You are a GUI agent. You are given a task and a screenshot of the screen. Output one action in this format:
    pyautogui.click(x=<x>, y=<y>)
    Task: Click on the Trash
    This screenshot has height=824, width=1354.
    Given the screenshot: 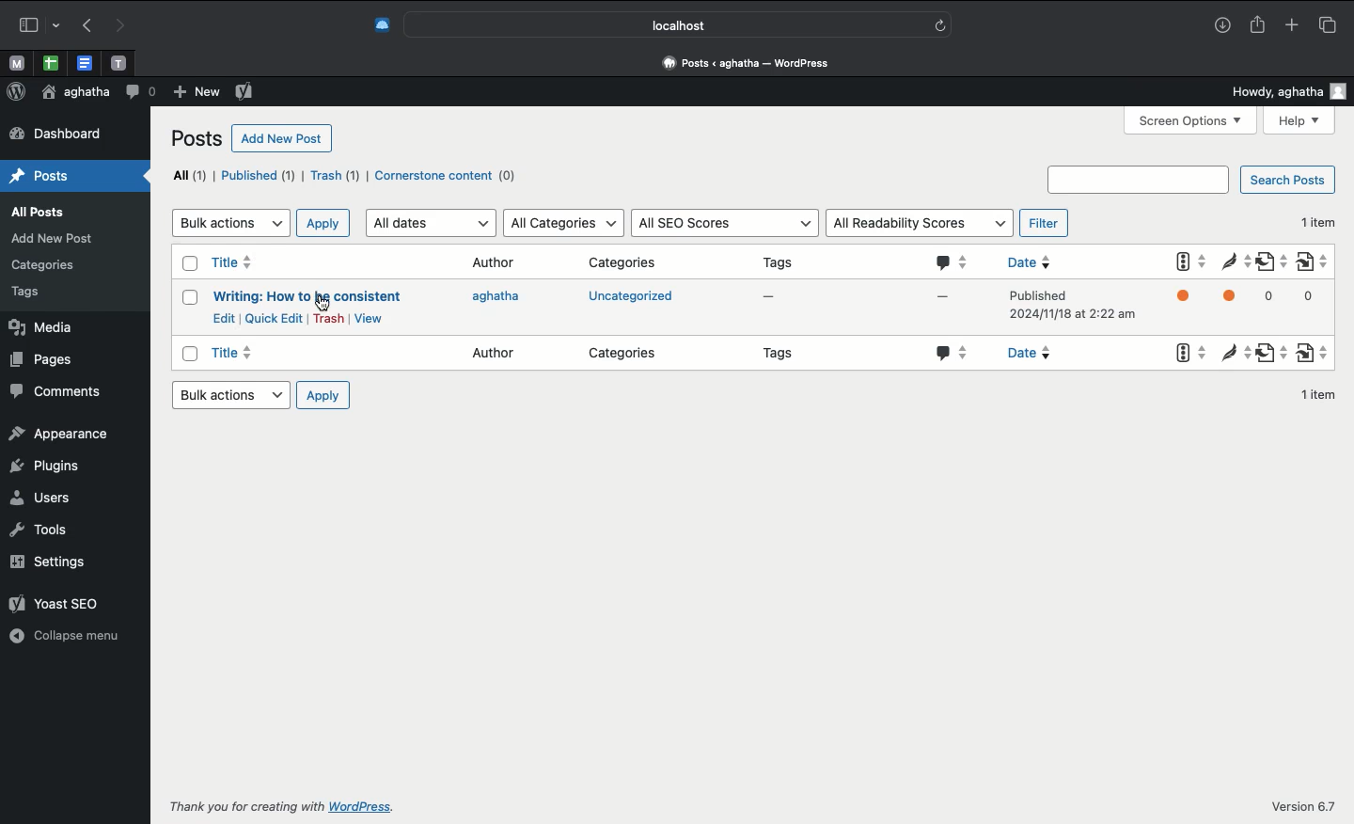 What is the action you would take?
    pyautogui.click(x=328, y=319)
    